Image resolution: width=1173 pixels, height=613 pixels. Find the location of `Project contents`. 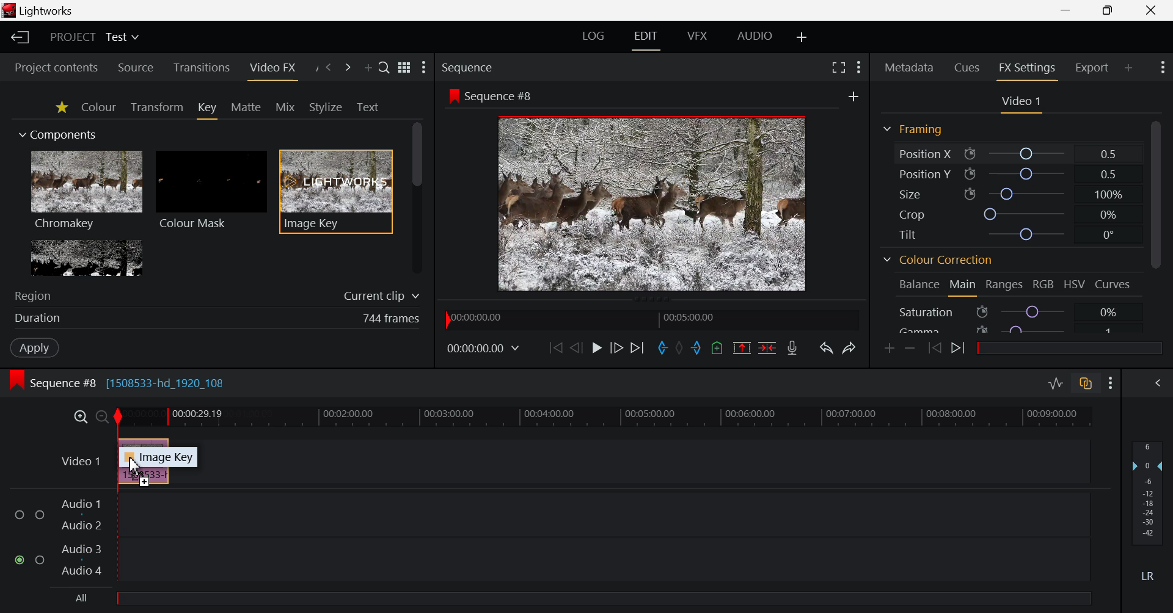

Project contents is located at coordinates (51, 66).